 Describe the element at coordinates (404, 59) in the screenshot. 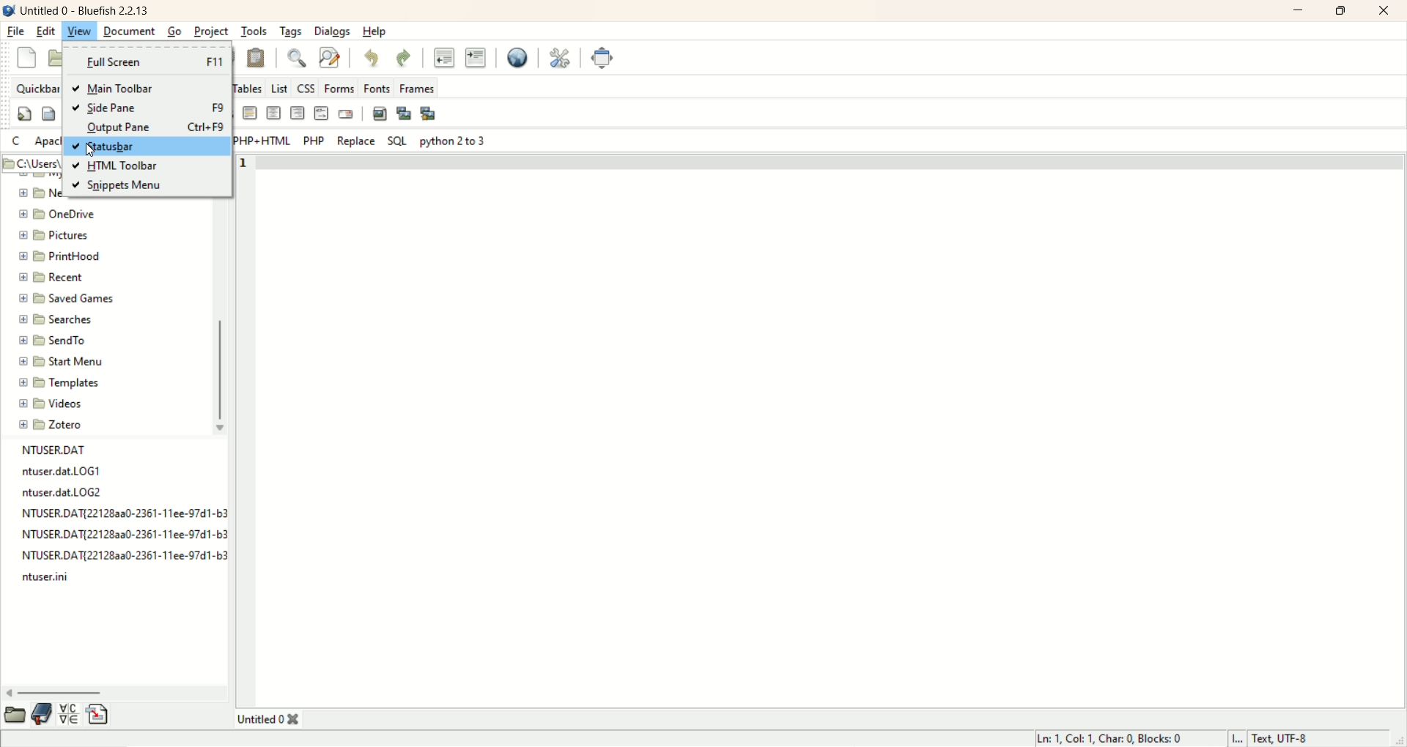

I see `redo` at that location.